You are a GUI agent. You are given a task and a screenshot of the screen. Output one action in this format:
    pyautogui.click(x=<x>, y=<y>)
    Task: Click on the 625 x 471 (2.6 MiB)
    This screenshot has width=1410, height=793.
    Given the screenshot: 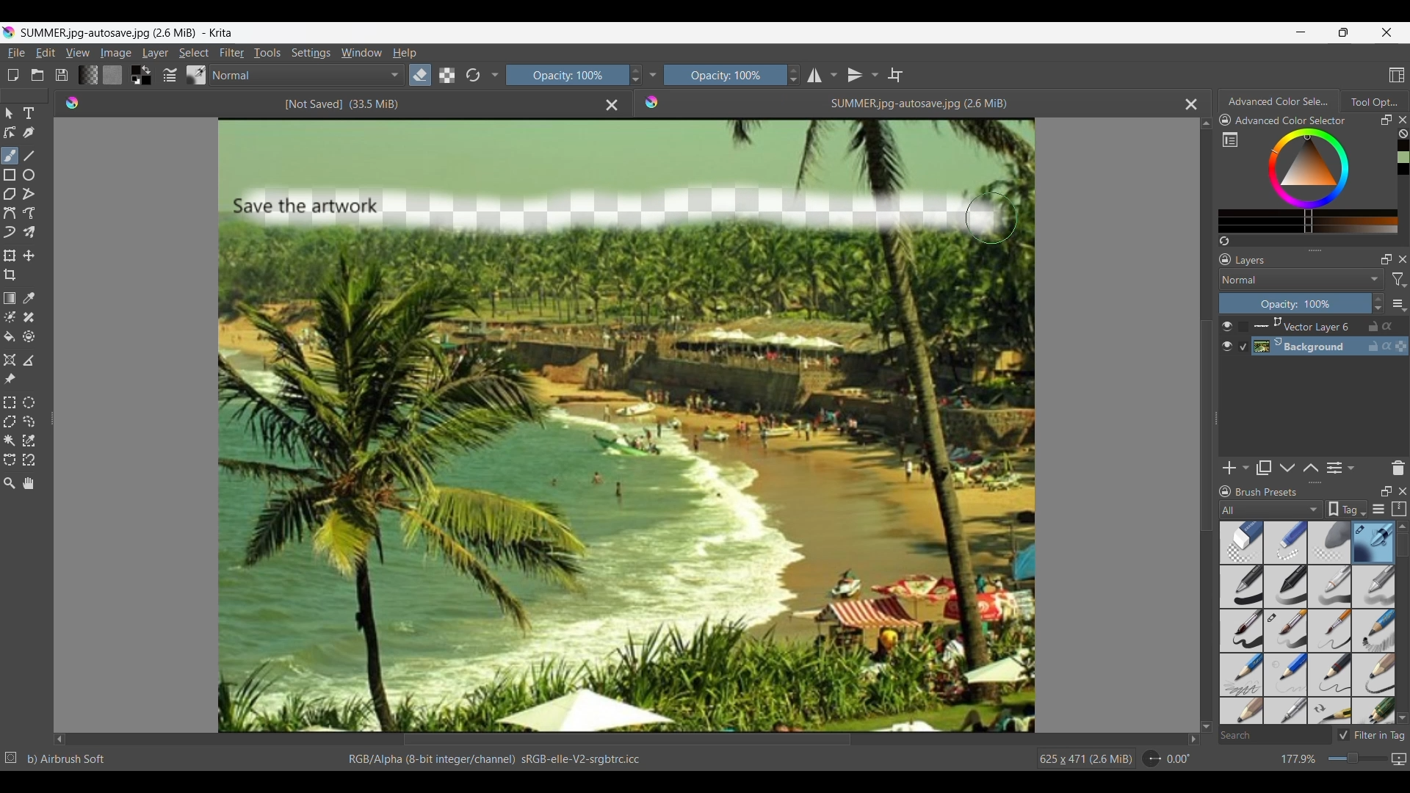 What is the action you would take?
    pyautogui.click(x=1083, y=759)
    